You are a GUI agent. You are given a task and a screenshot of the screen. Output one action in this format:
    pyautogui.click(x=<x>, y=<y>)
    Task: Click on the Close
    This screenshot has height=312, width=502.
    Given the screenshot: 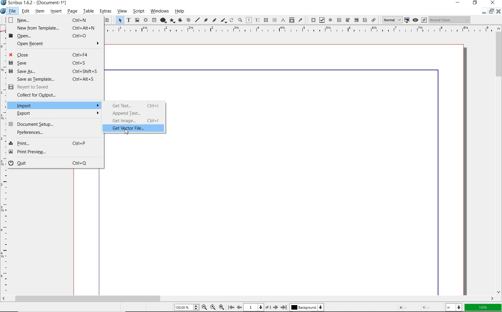 What is the action you would take?
    pyautogui.click(x=499, y=11)
    